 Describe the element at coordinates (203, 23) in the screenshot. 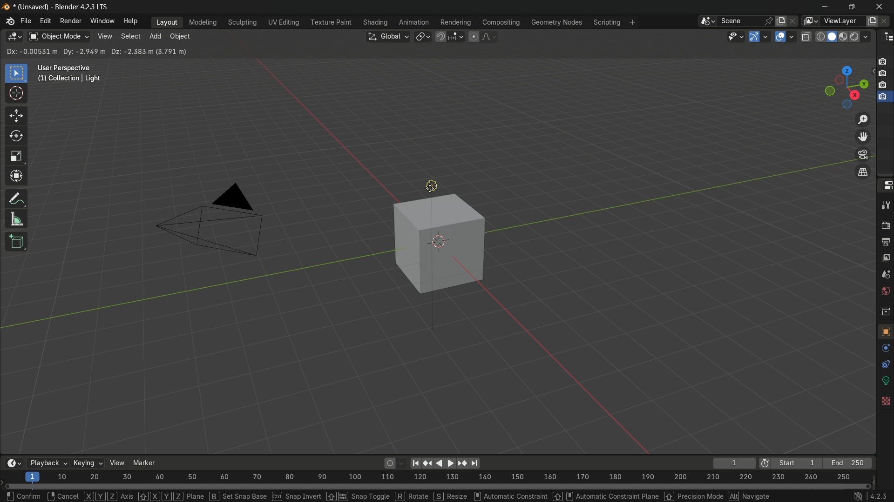

I see `modeling menu` at that location.